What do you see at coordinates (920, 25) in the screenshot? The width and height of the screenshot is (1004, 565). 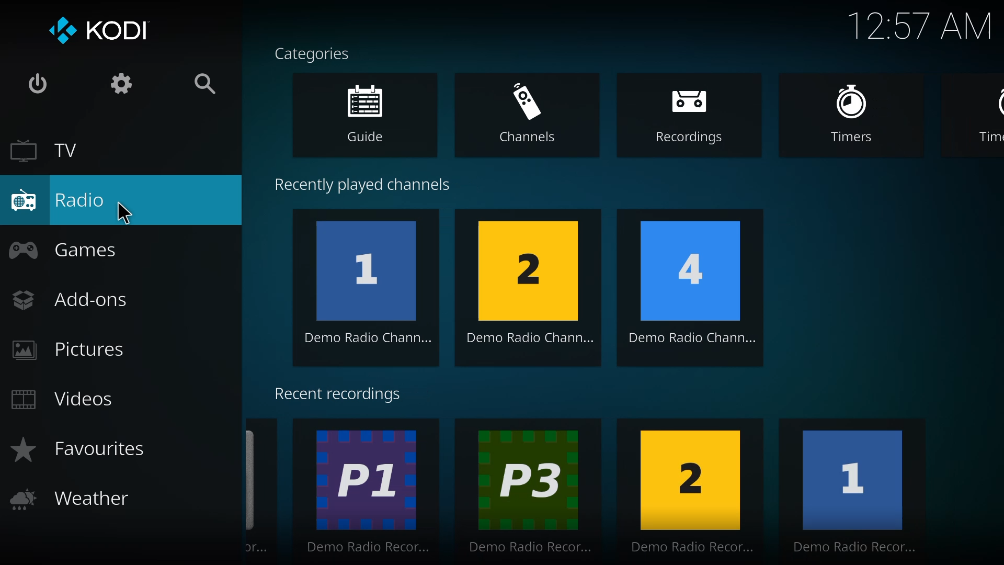 I see `time` at bounding box center [920, 25].